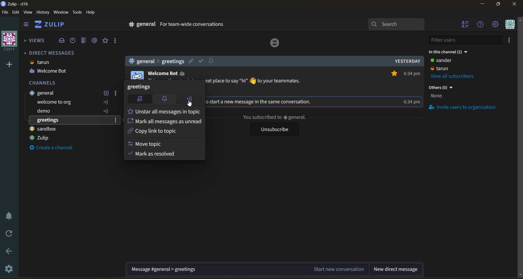 The height and width of the screenshot is (279, 523). I want to click on unsubscribe, so click(273, 129).